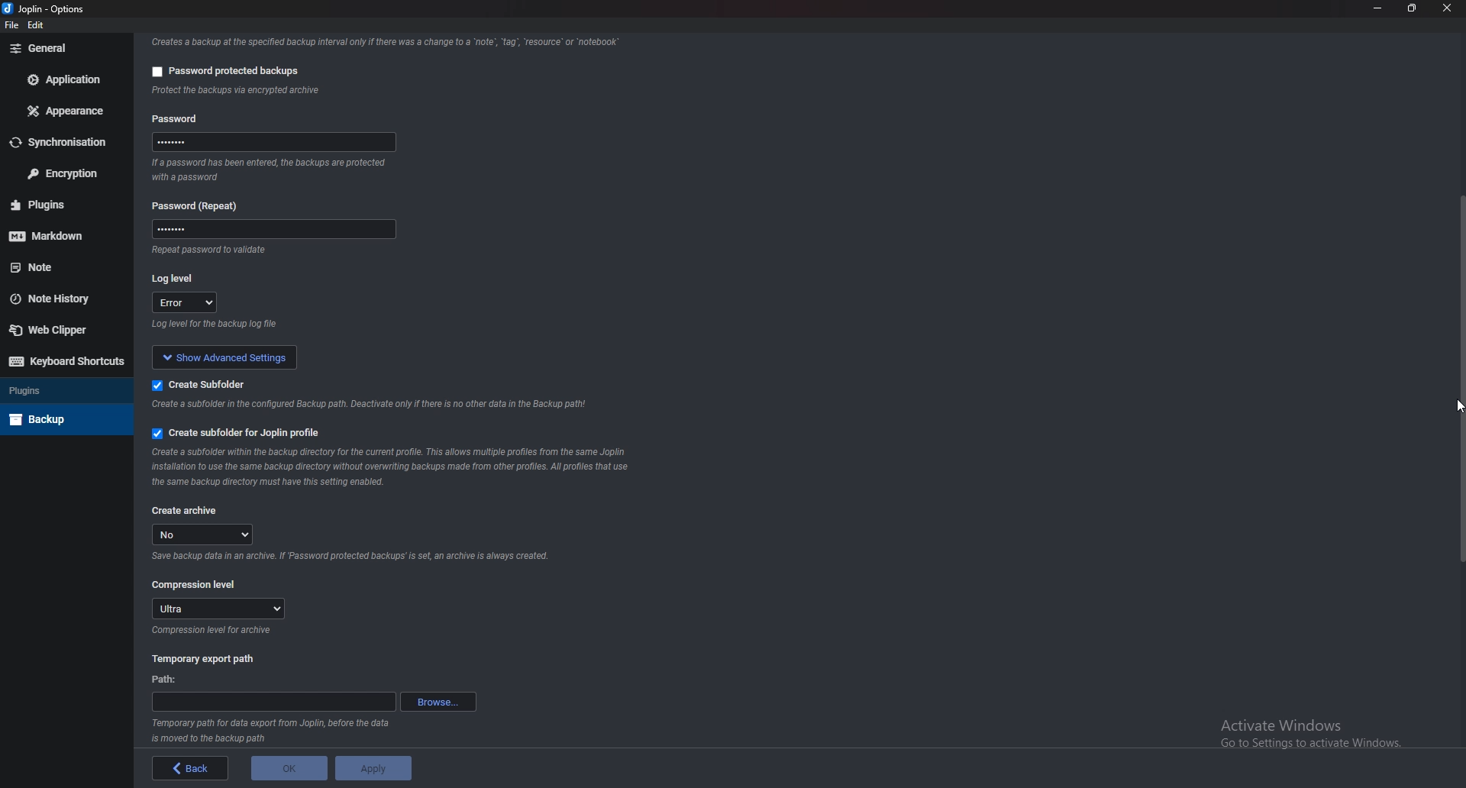 This screenshot has height=788, width=1466. I want to click on general, so click(62, 48).